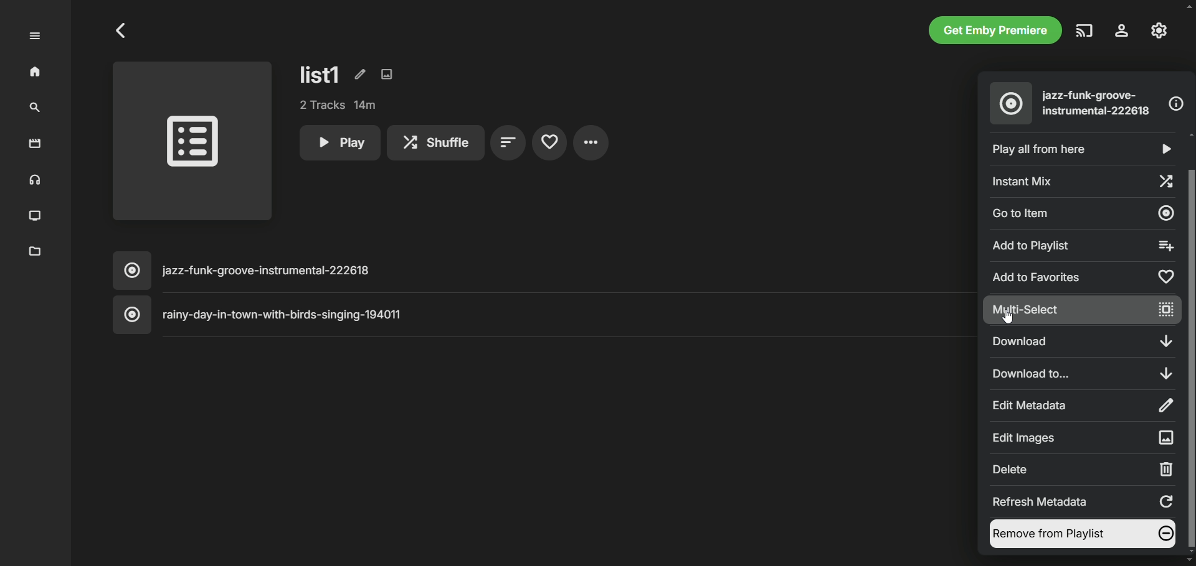 Image resolution: width=1196 pixels, height=566 pixels. Describe the element at coordinates (1082, 372) in the screenshot. I see `download to` at that location.